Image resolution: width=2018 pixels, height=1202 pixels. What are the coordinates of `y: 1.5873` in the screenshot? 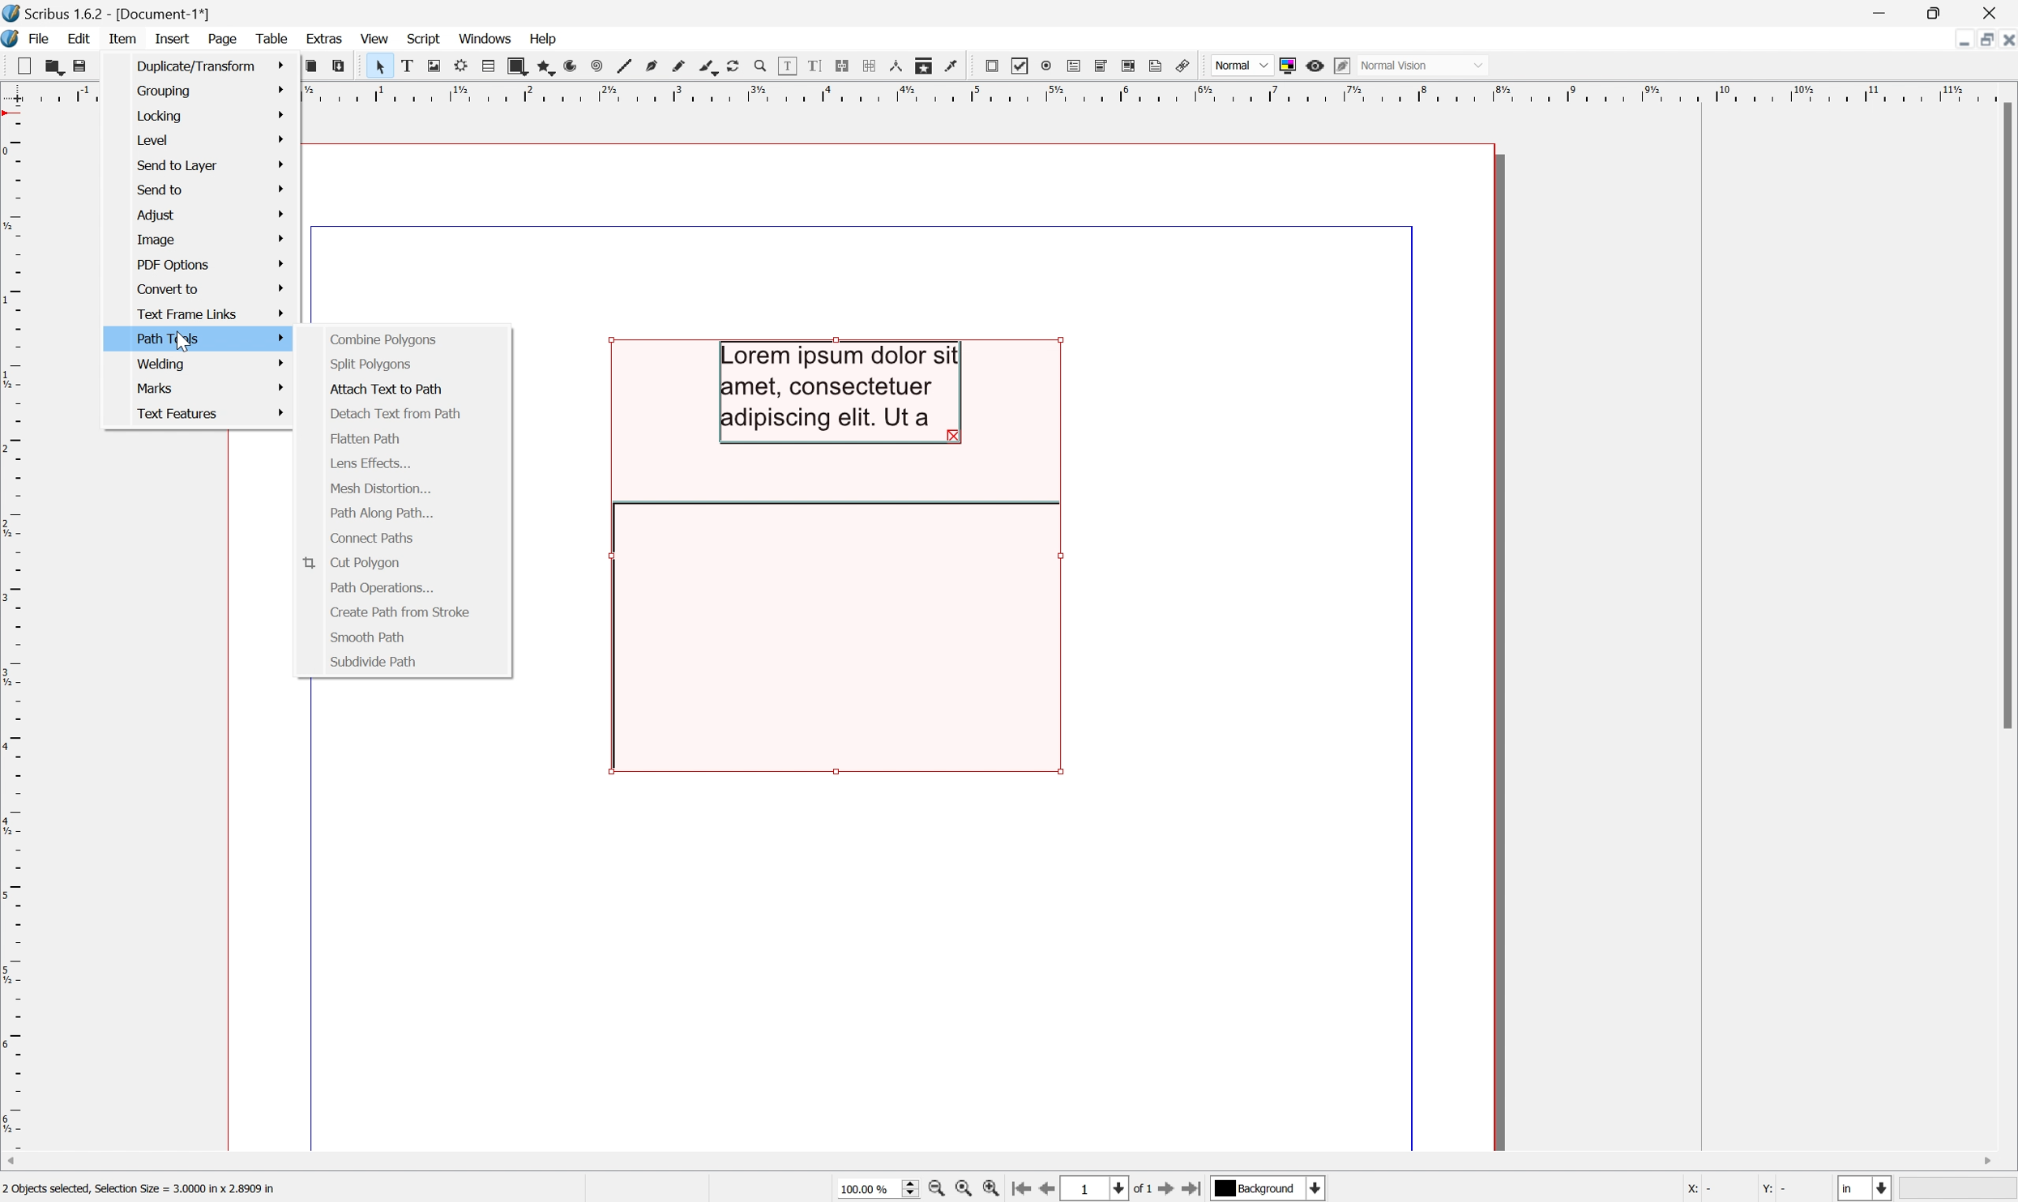 It's located at (1788, 1191).